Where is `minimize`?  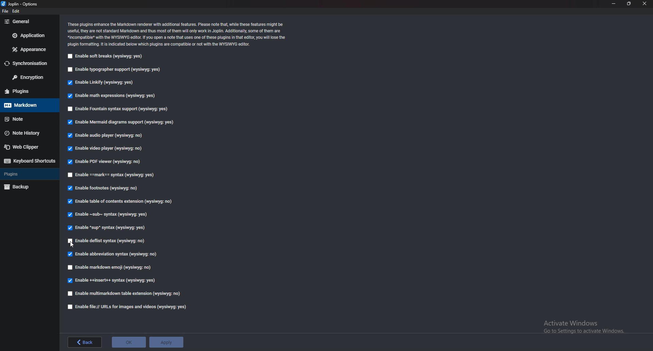
minimize is located at coordinates (614, 3).